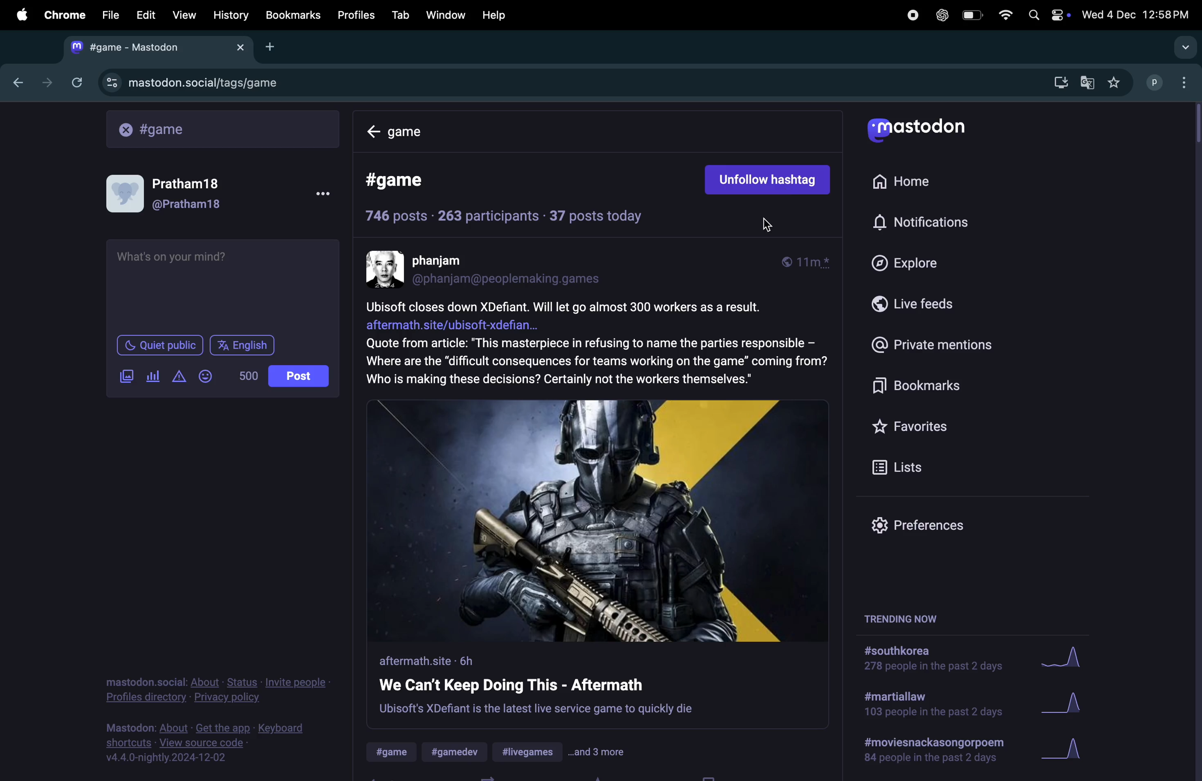 This screenshot has height=781, width=1202. What do you see at coordinates (770, 176) in the screenshot?
I see `unfollow hashtag` at bounding box center [770, 176].